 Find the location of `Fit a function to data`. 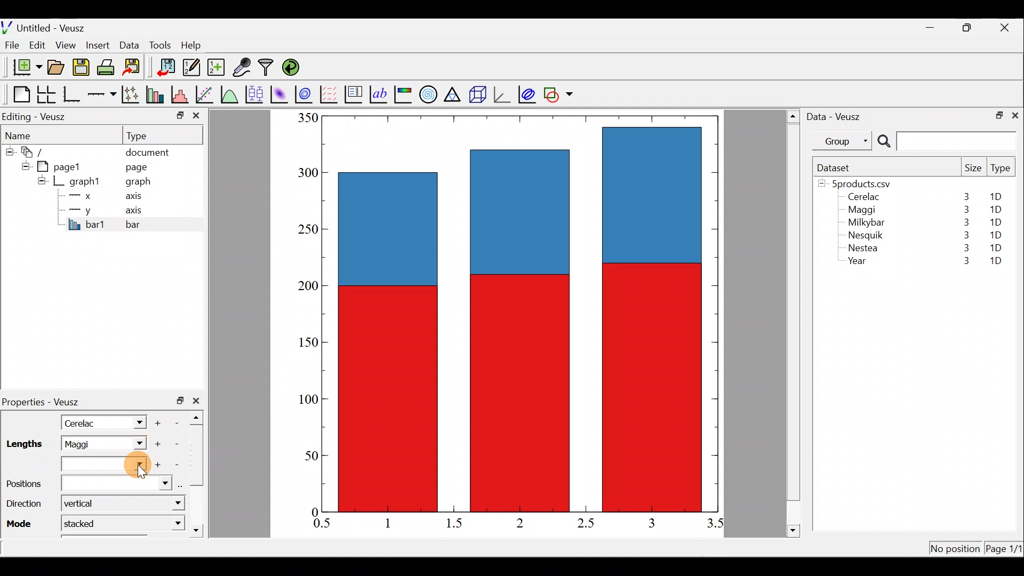

Fit a function to data is located at coordinates (205, 93).